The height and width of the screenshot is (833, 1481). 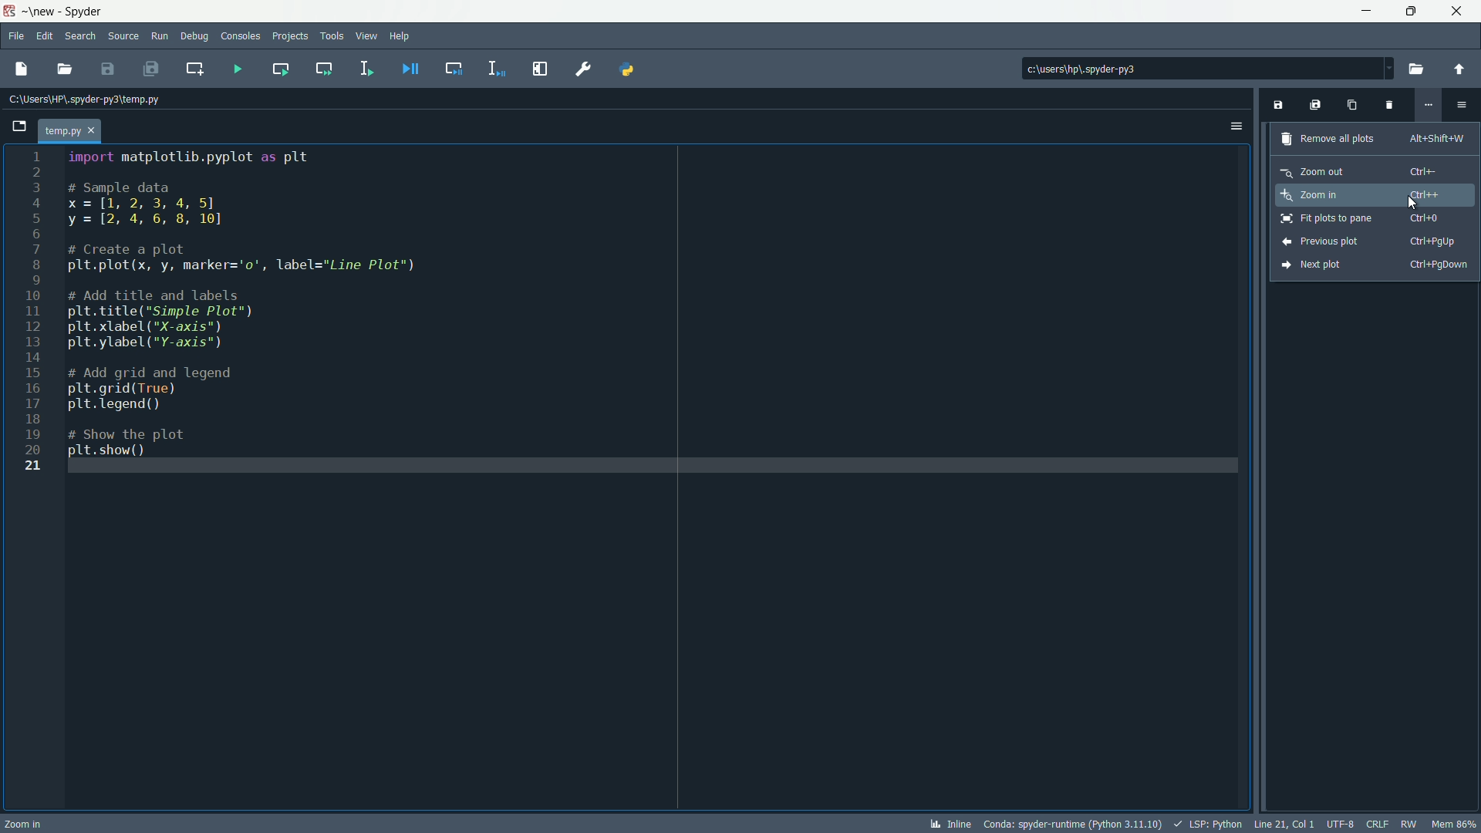 I want to click on save file, so click(x=19, y=69).